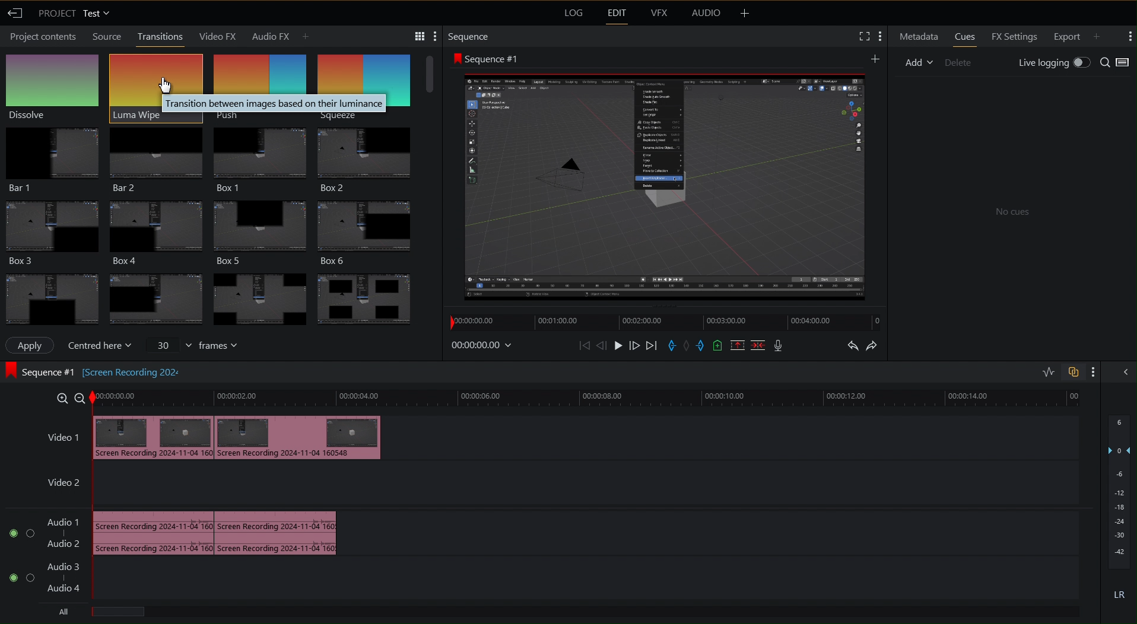 The height and width of the screenshot is (624, 1137). Describe the element at coordinates (1067, 37) in the screenshot. I see `Export` at that location.